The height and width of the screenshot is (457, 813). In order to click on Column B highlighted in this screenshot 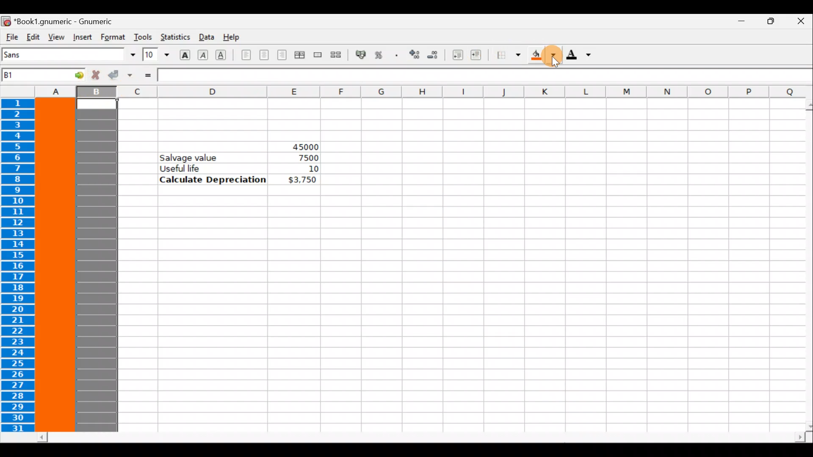, I will do `click(99, 266)`.